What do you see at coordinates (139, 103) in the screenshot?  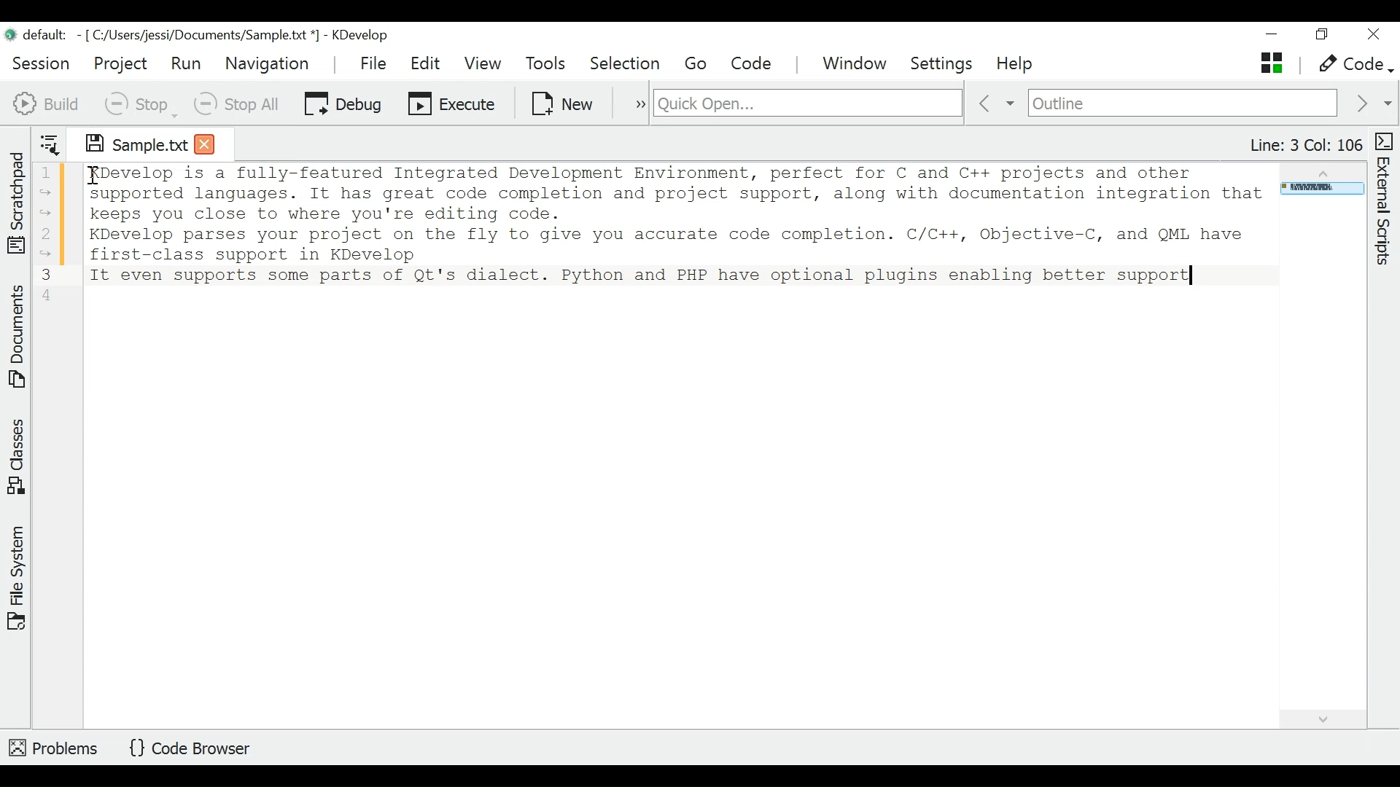 I see `Stop` at bounding box center [139, 103].